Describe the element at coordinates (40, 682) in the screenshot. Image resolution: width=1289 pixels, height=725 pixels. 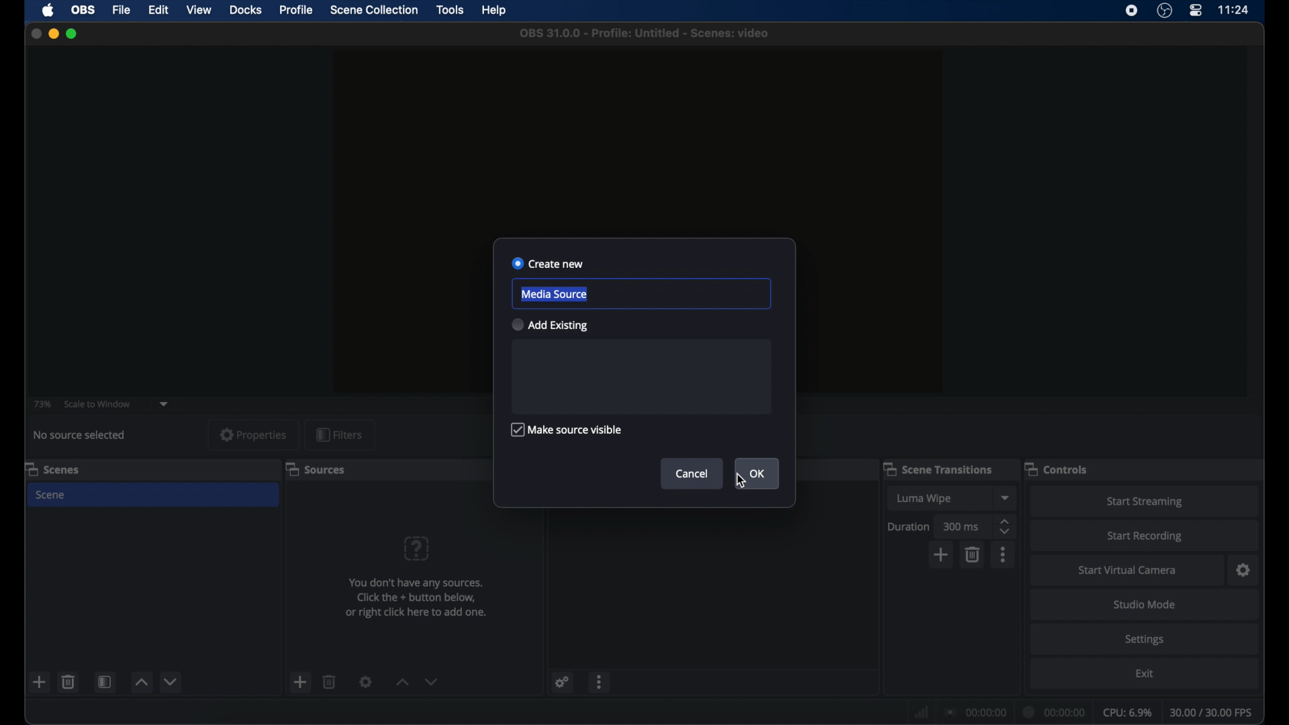
I see `add` at that location.